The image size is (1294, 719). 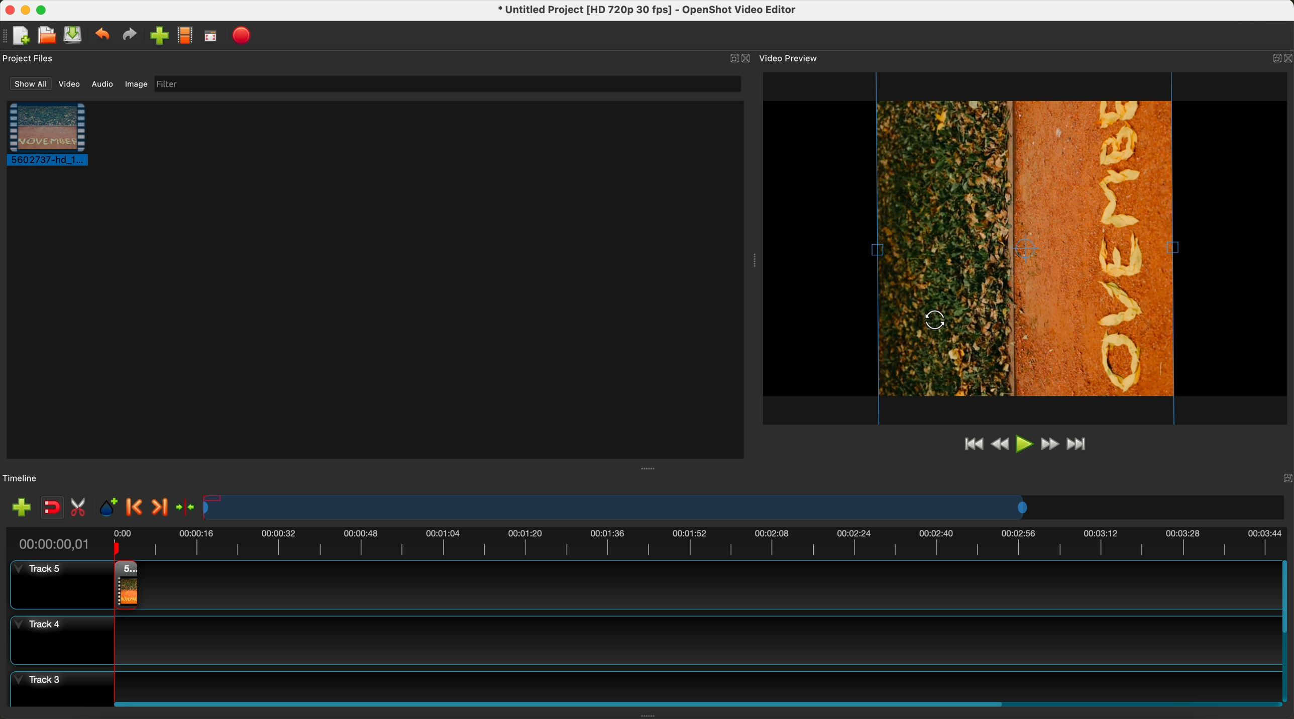 What do you see at coordinates (1083, 446) in the screenshot?
I see `jump to end` at bounding box center [1083, 446].